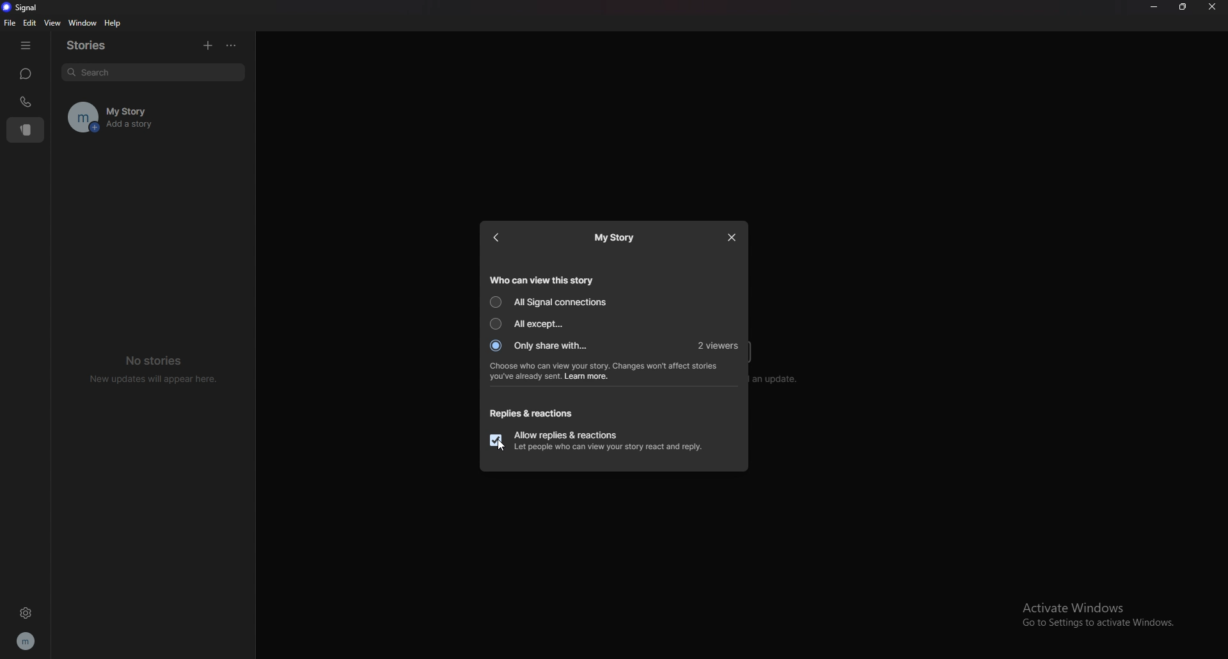 The width and height of the screenshot is (1228, 659). What do you see at coordinates (720, 346) in the screenshot?
I see `2 viewers` at bounding box center [720, 346].